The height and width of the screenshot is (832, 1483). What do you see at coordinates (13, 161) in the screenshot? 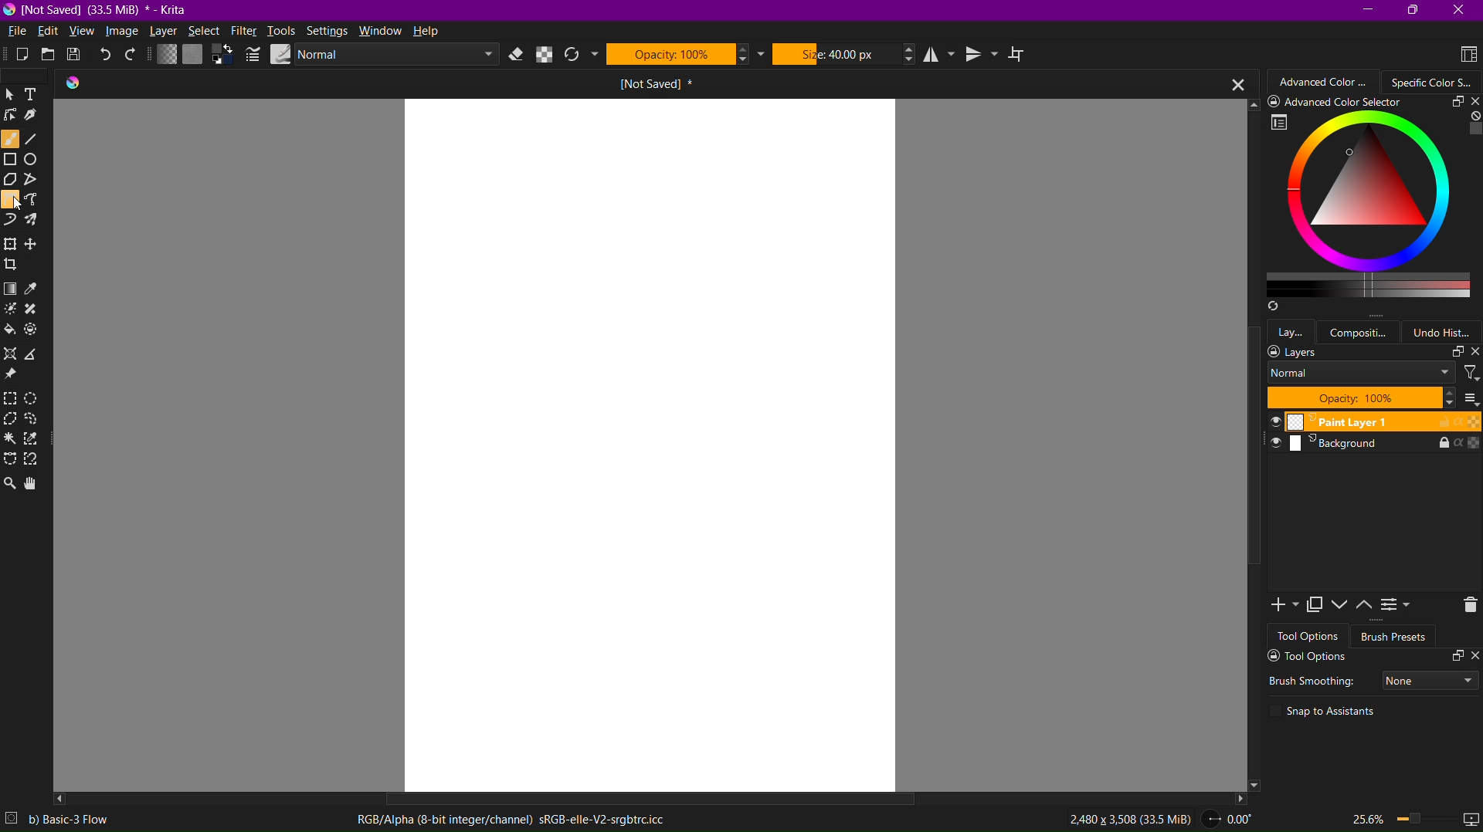
I see `Rectangle Tool` at bounding box center [13, 161].